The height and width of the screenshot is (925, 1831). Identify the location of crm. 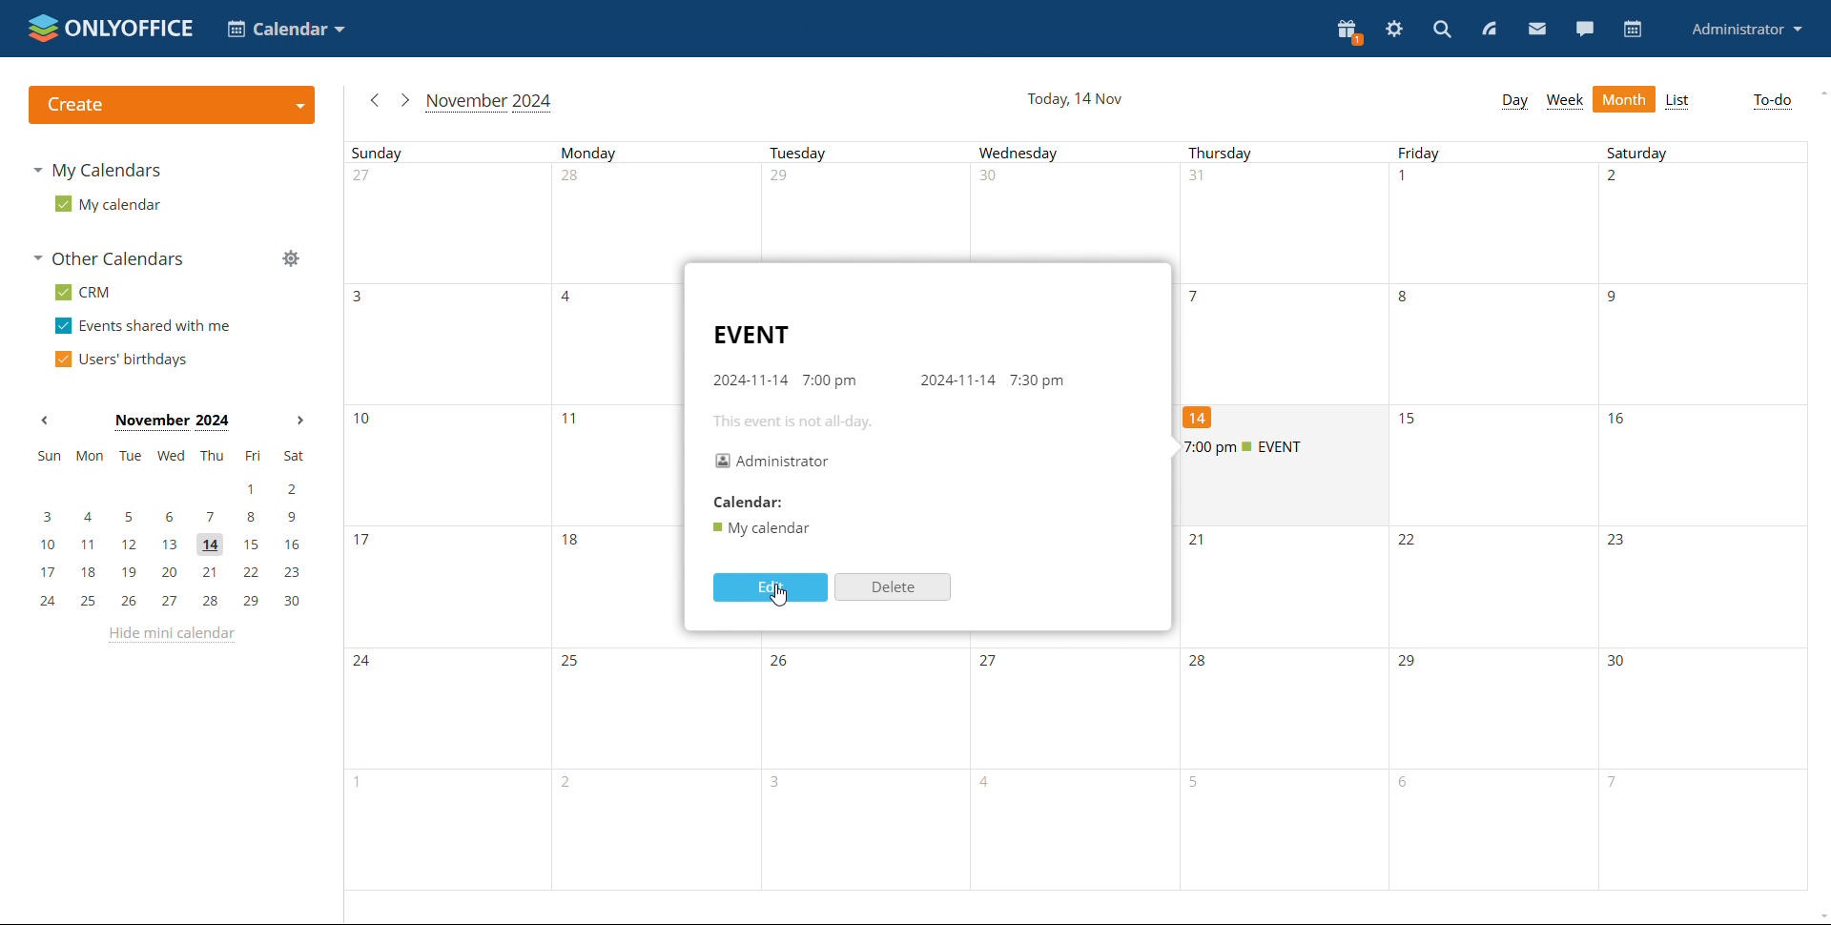
(82, 293).